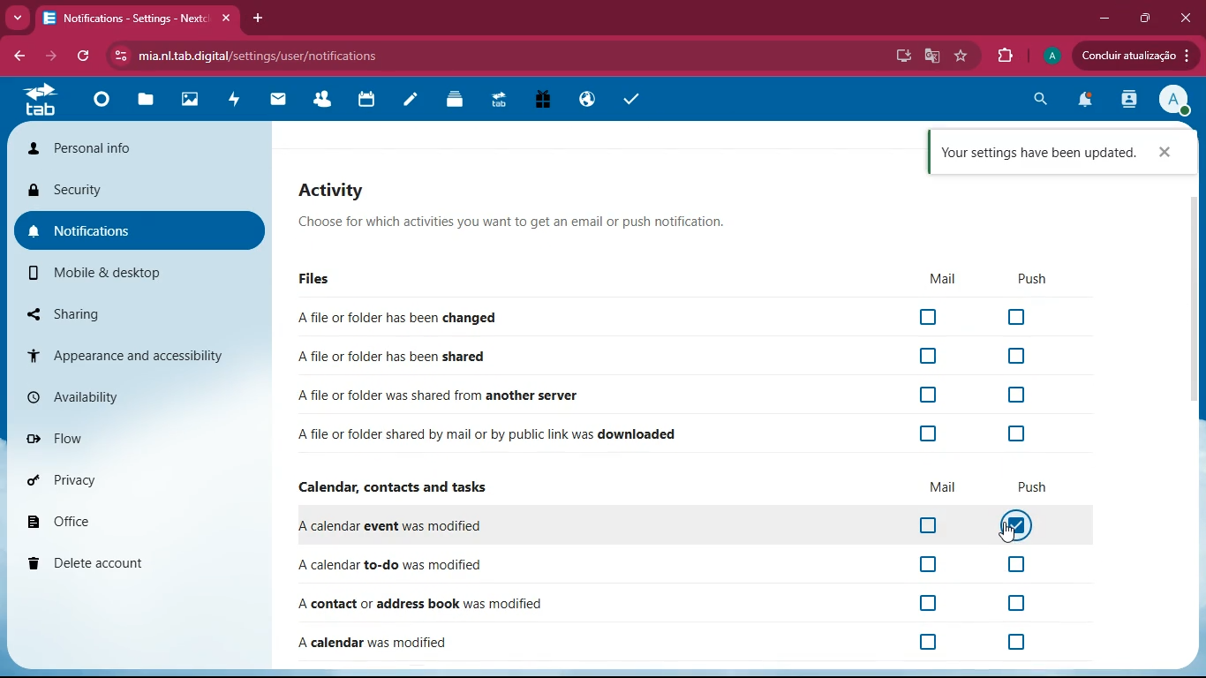 The width and height of the screenshot is (1206, 678). Describe the element at coordinates (1176, 102) in the screenshot. I see `View Profile` at that location.